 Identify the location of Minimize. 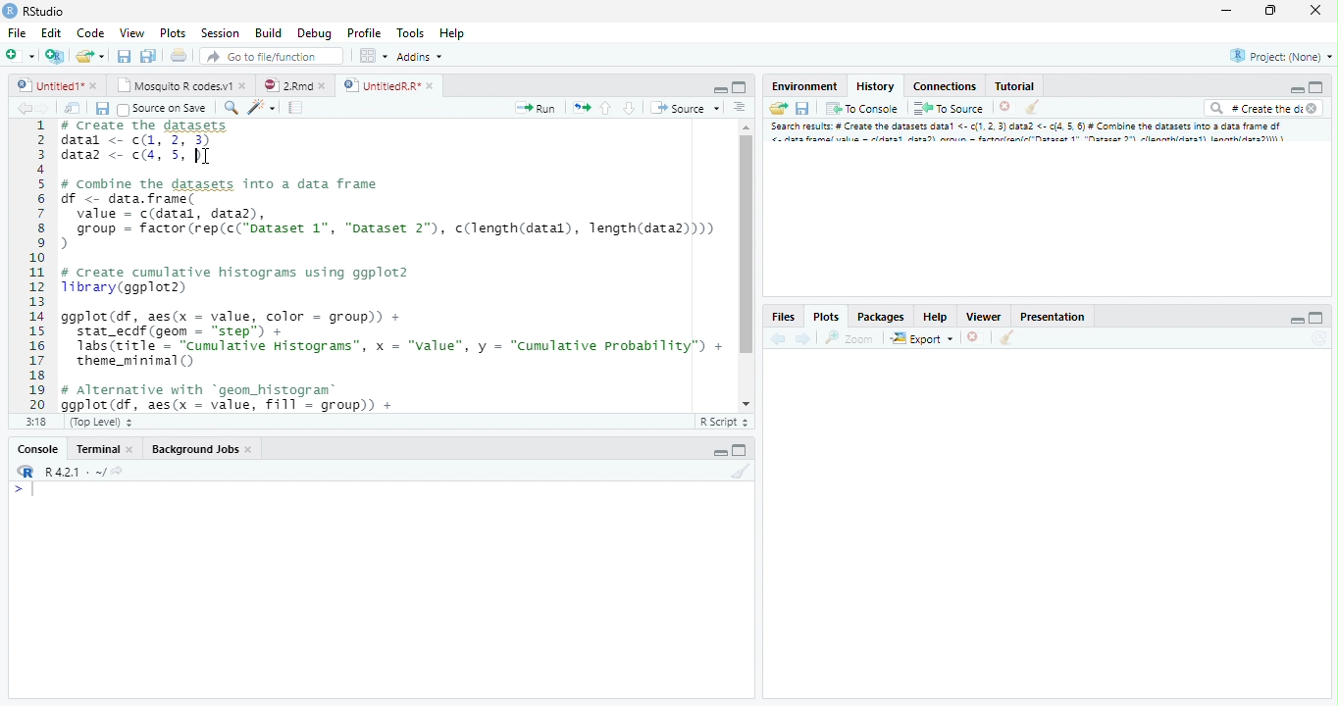
(719, 452).